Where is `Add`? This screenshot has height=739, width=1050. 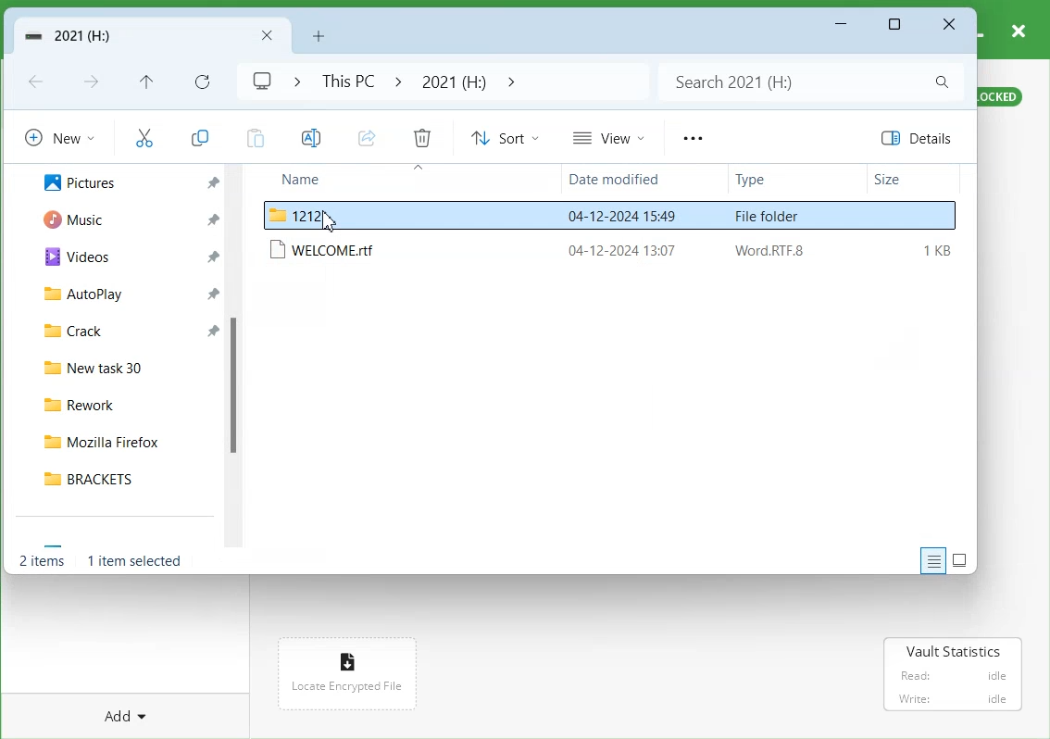 Add is located at coordinates (120, 715).